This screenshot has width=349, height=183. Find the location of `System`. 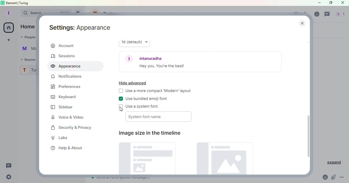

System is located at coordinates (158, 117).